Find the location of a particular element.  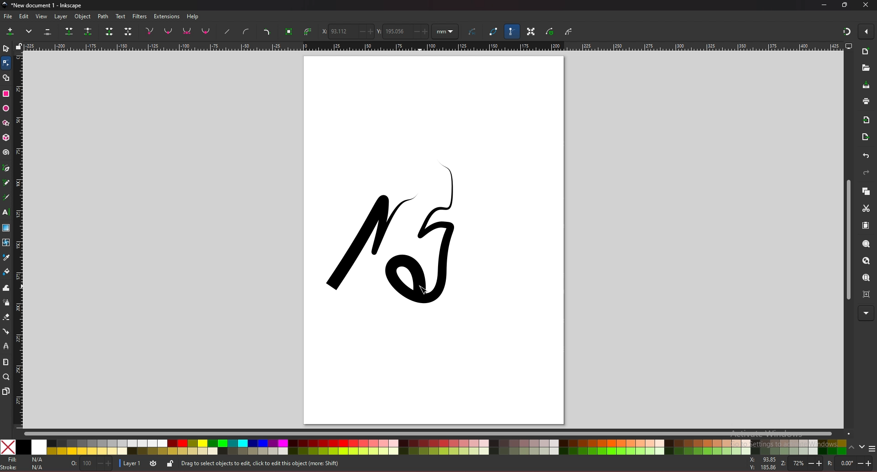

spray is located at coordinates (6, 303).